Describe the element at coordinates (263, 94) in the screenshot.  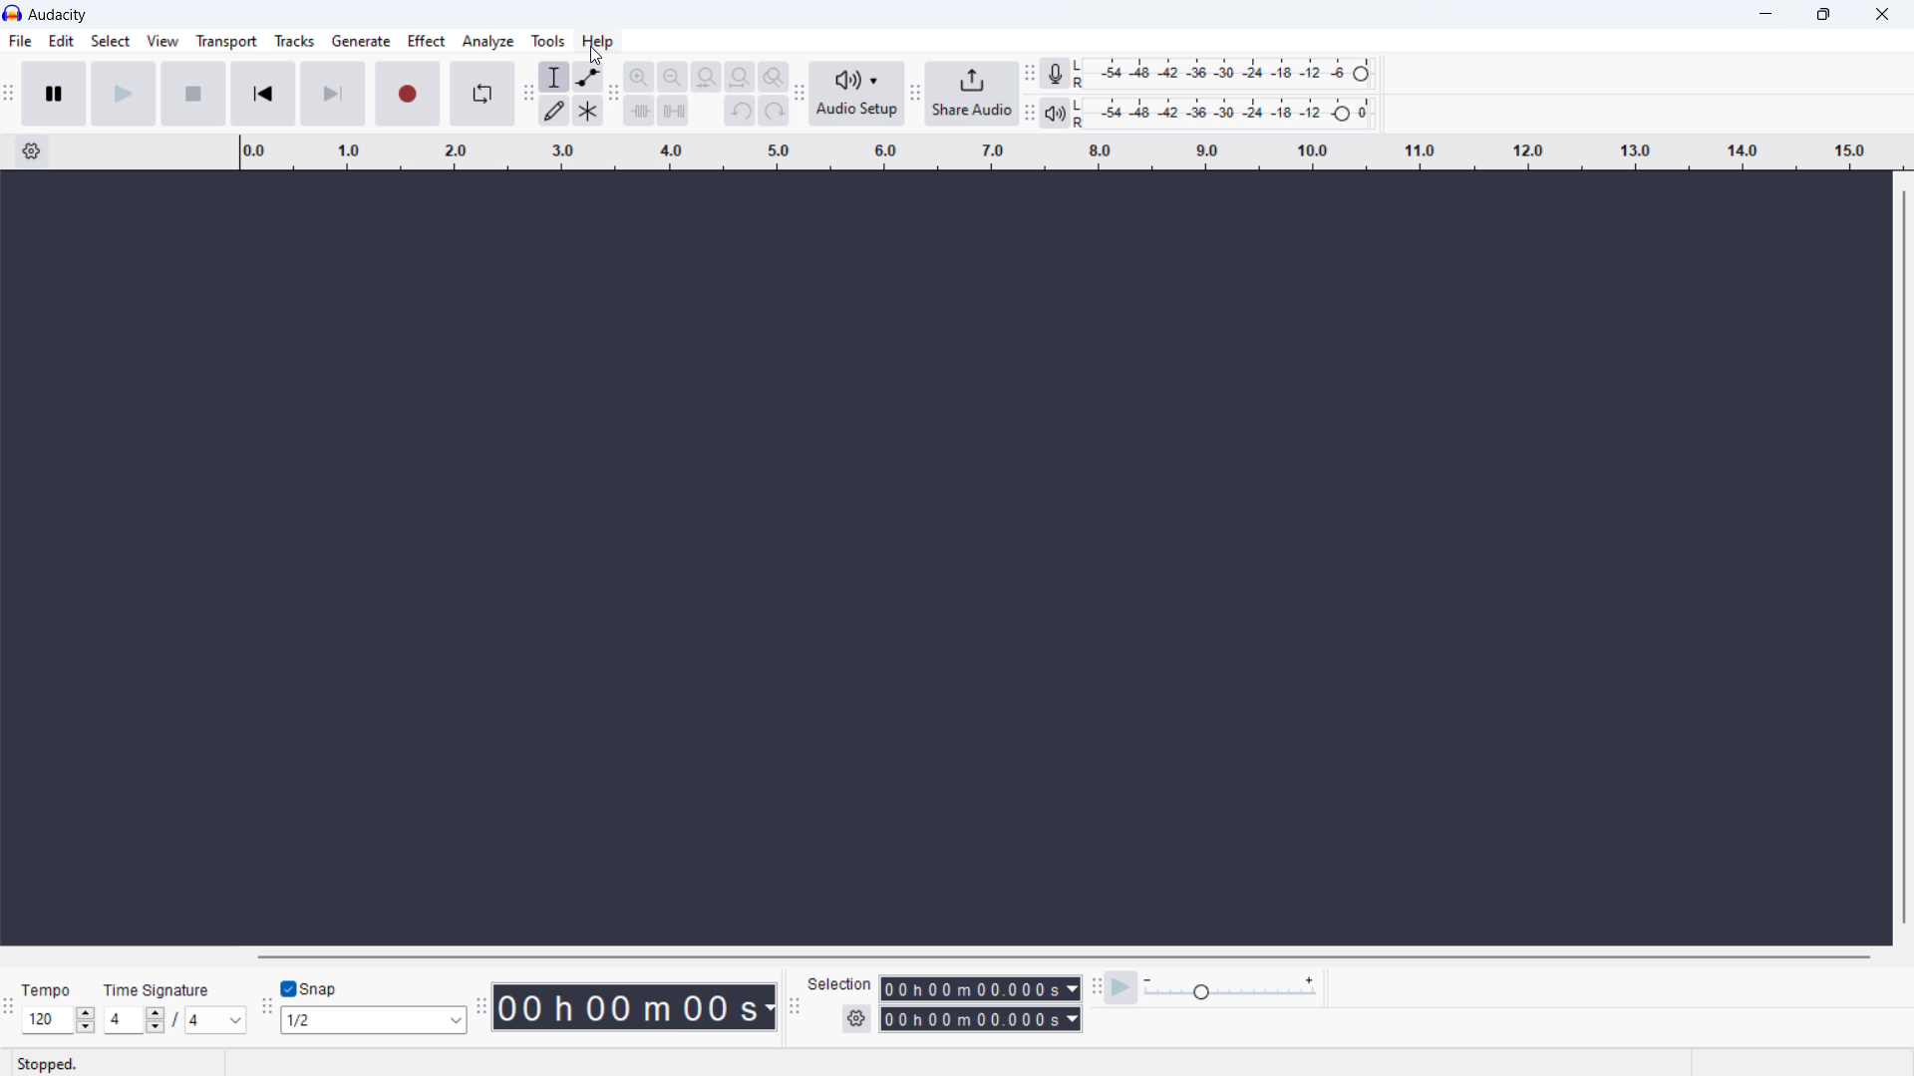
I see `skip to start` at that location.